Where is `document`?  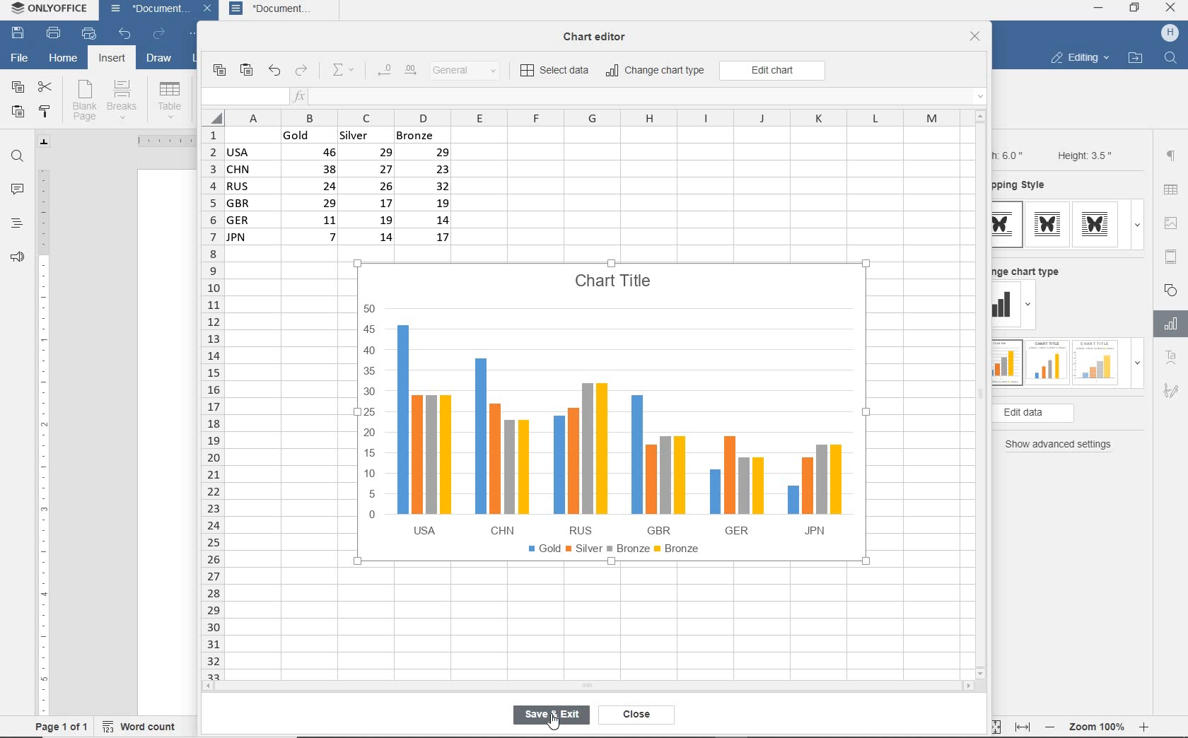
document is located at coordinates (282, 10).